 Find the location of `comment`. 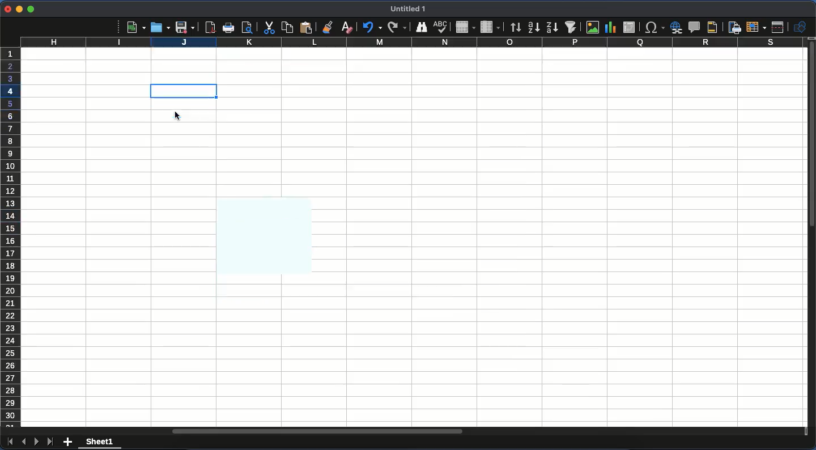

comment is located at coordinates (695, 27).